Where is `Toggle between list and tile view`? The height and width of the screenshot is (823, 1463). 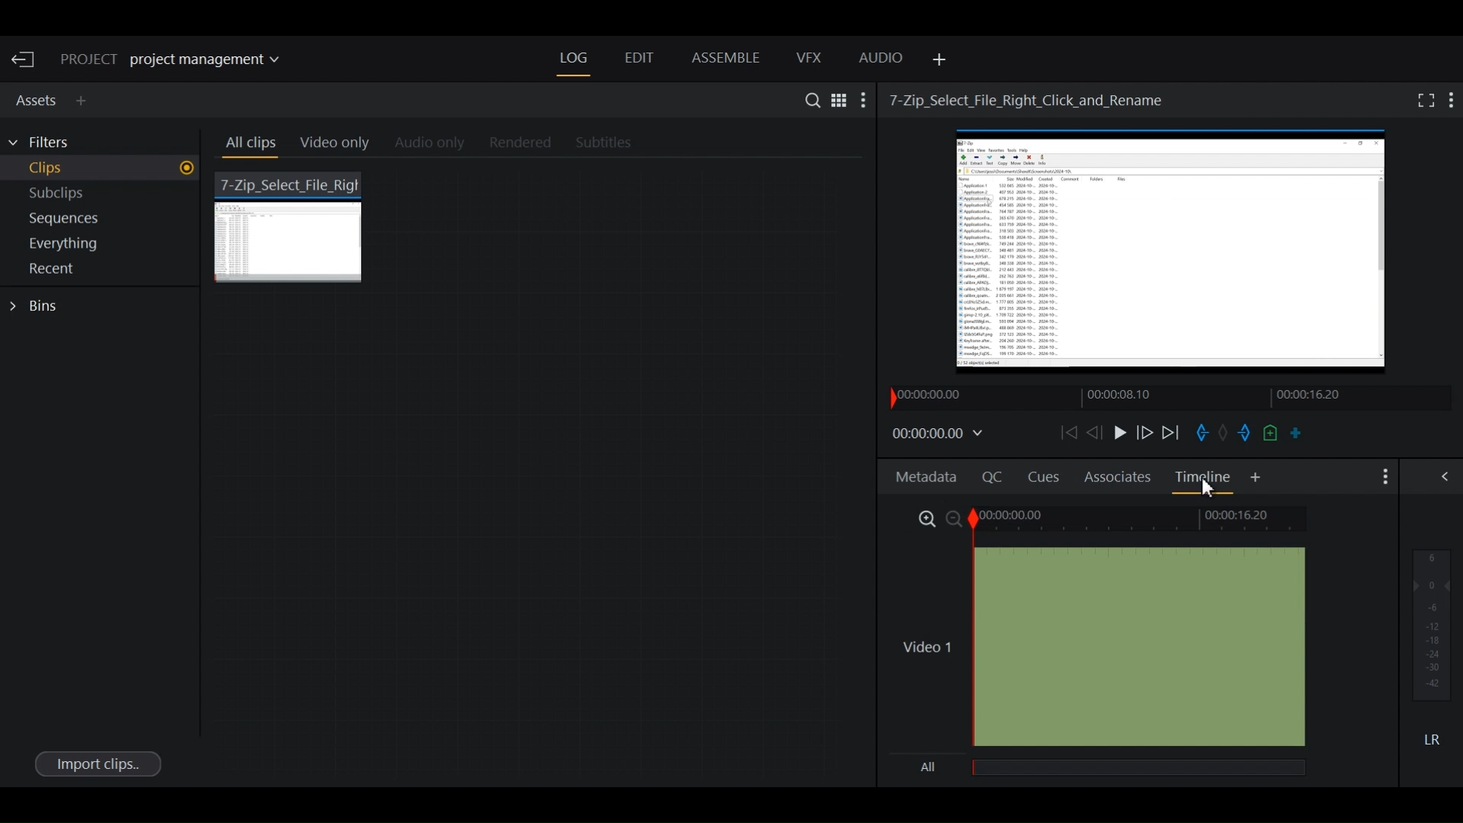
Toggle between list and tile view is located at coordinates (1373, 520).